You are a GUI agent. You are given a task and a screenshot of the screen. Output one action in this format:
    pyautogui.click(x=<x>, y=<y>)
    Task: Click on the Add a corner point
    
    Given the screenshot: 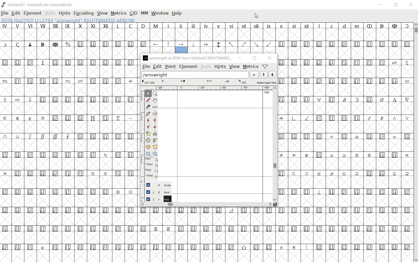 What is the action you would take?
    pyautogui.click(x=155, y=127)
    